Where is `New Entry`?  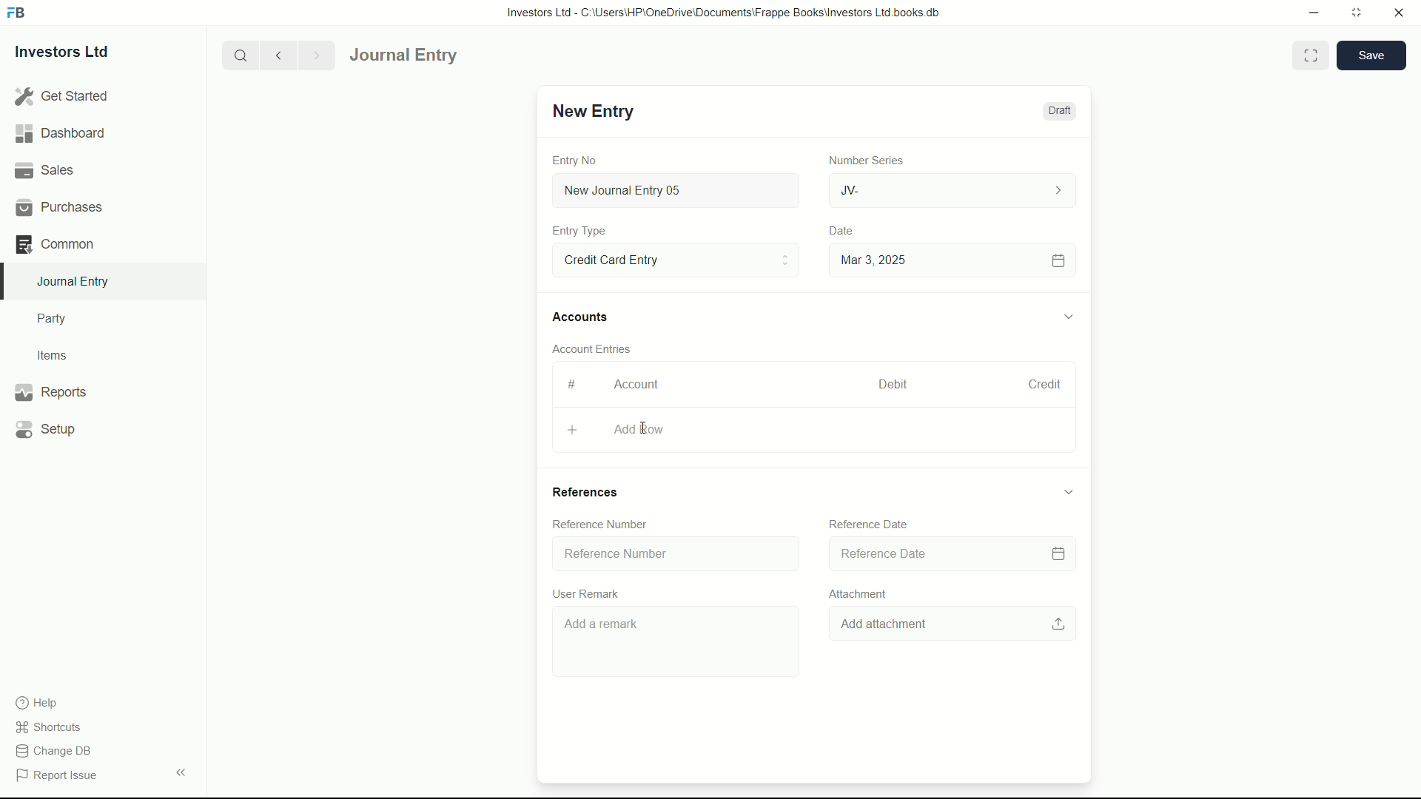 New Entry is located at coordinates (591, 111).